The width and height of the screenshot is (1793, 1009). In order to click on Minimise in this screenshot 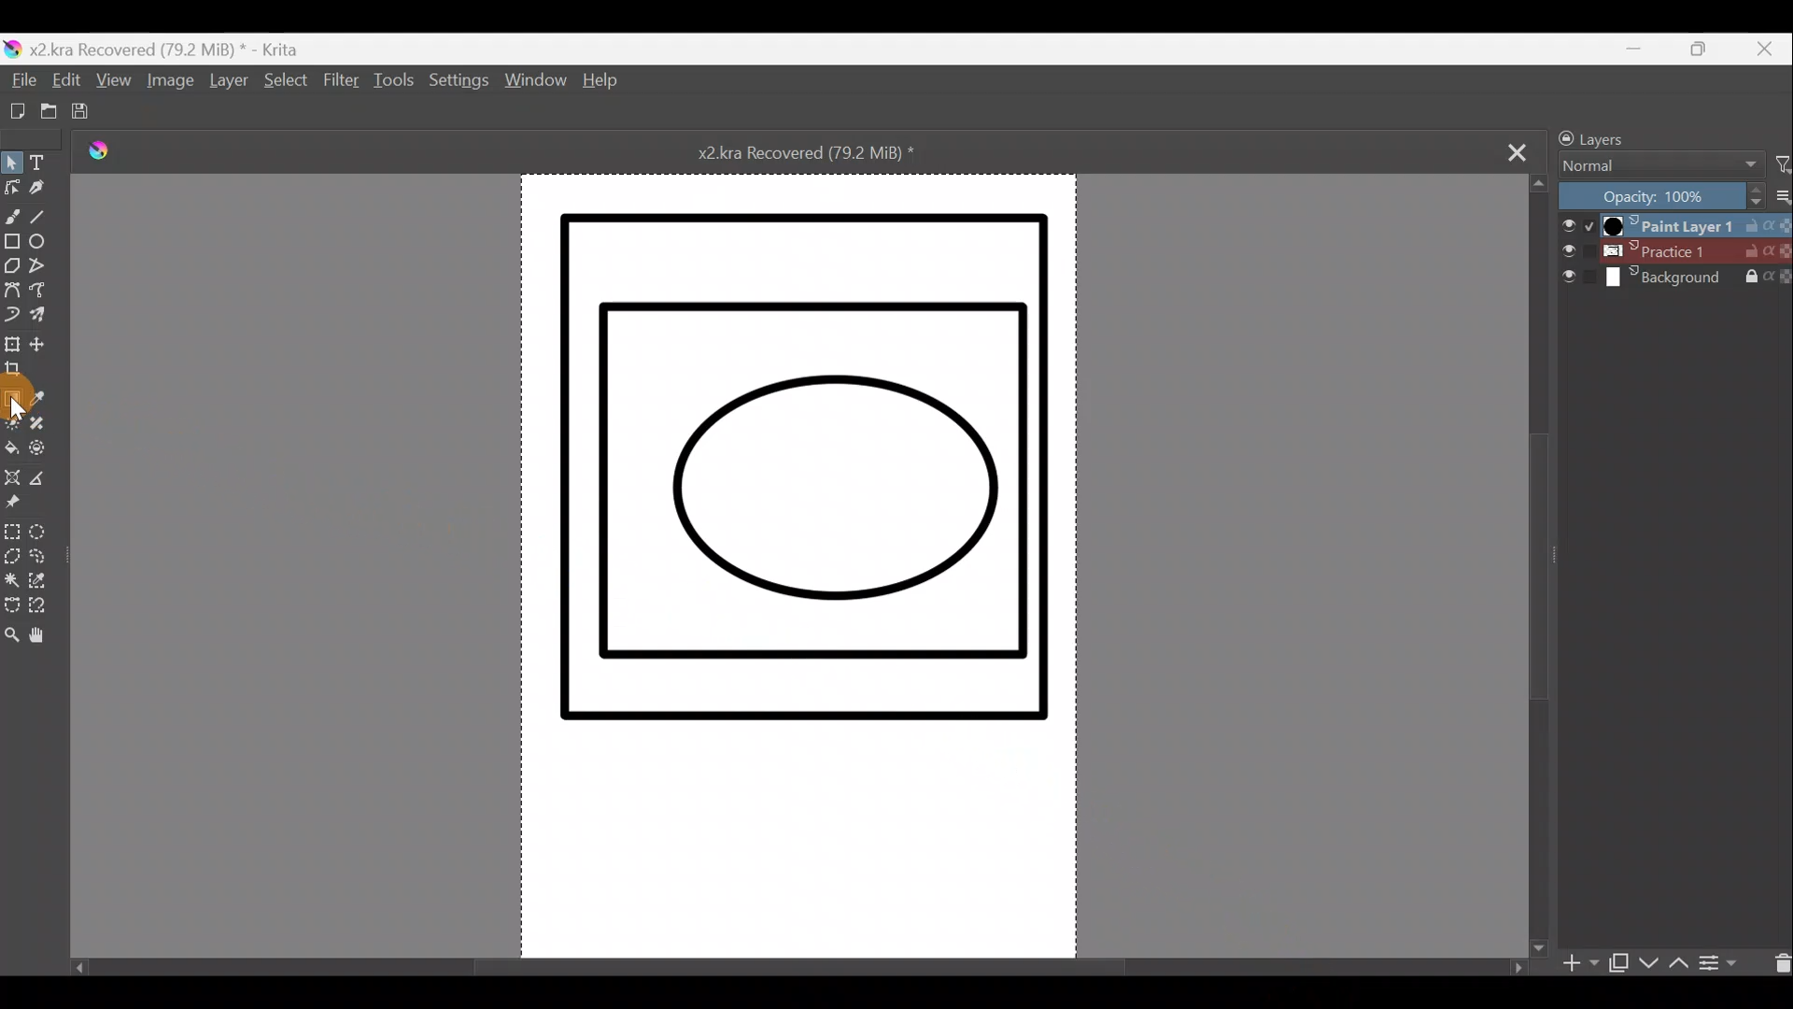, I will do `click(1643, 49)`.